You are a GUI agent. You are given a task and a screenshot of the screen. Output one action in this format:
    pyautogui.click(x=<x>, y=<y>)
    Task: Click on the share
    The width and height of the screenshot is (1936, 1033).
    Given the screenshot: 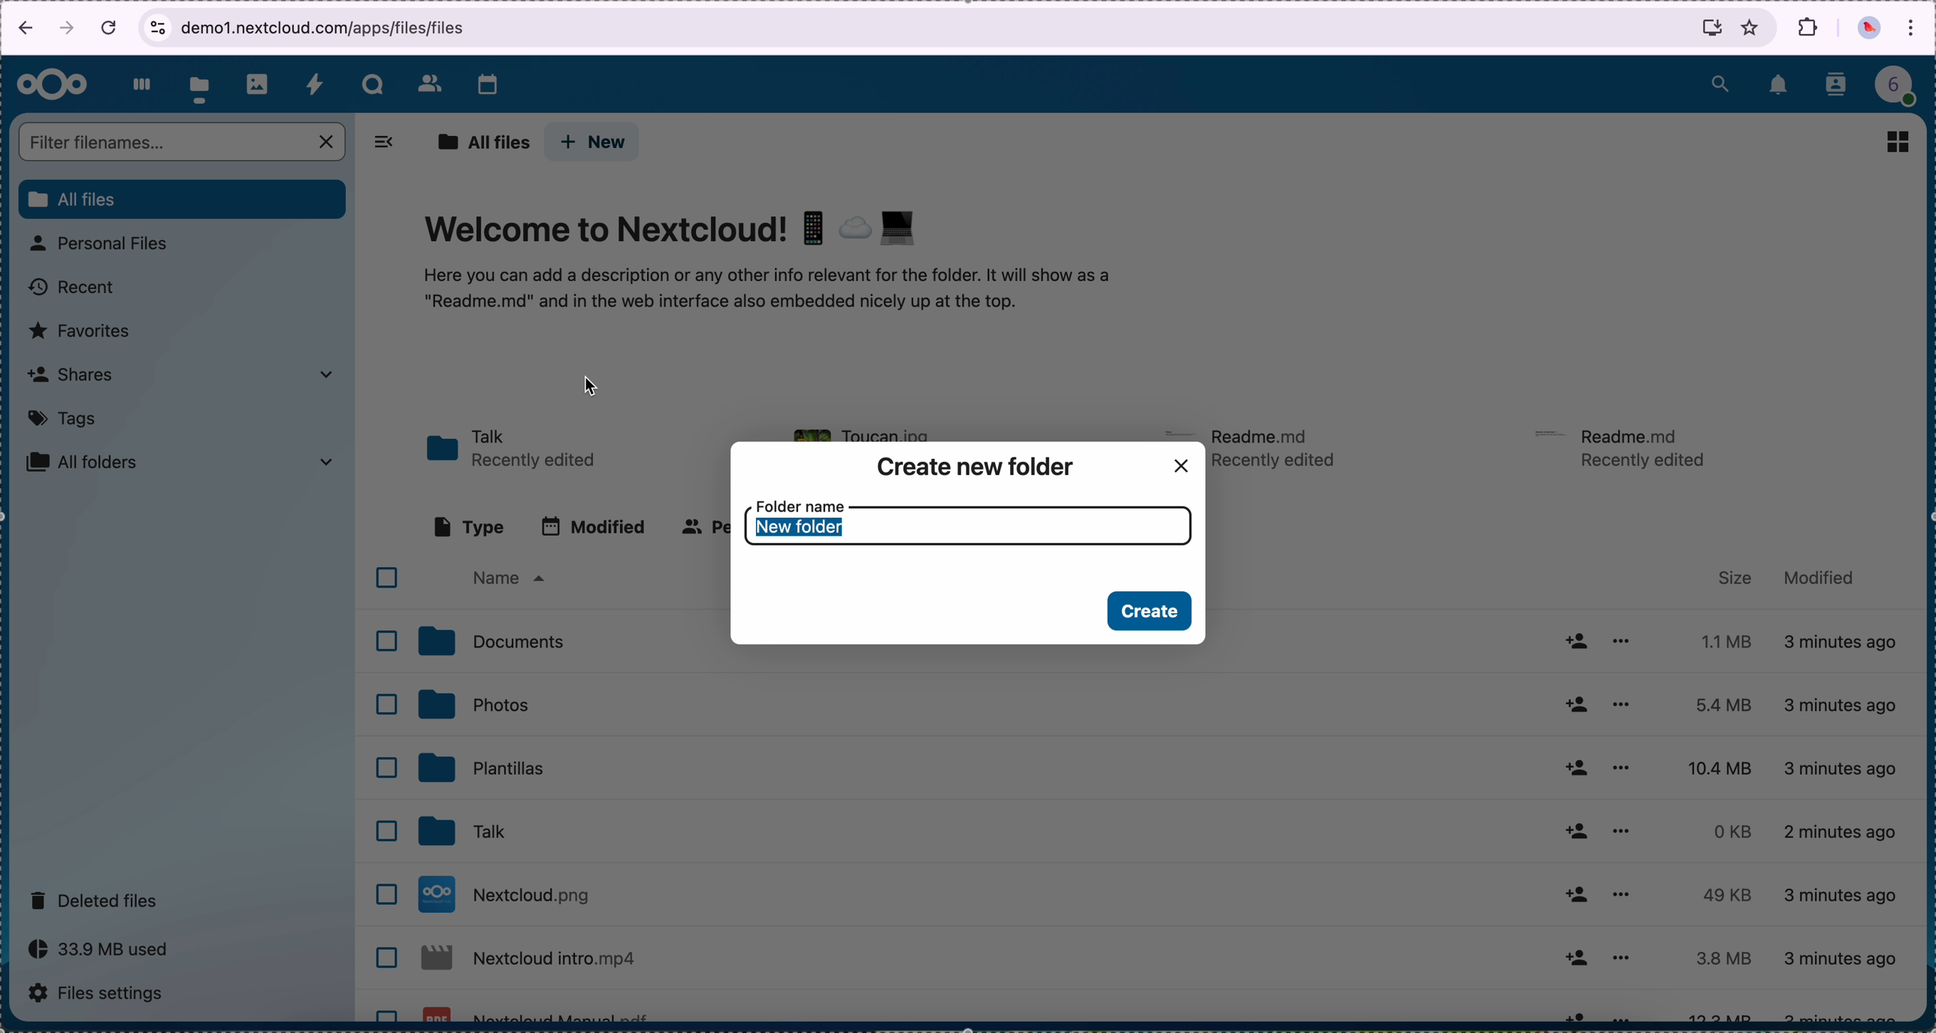 What is the action you would take?
    pyautogui.click(x=1574, y=832)
    